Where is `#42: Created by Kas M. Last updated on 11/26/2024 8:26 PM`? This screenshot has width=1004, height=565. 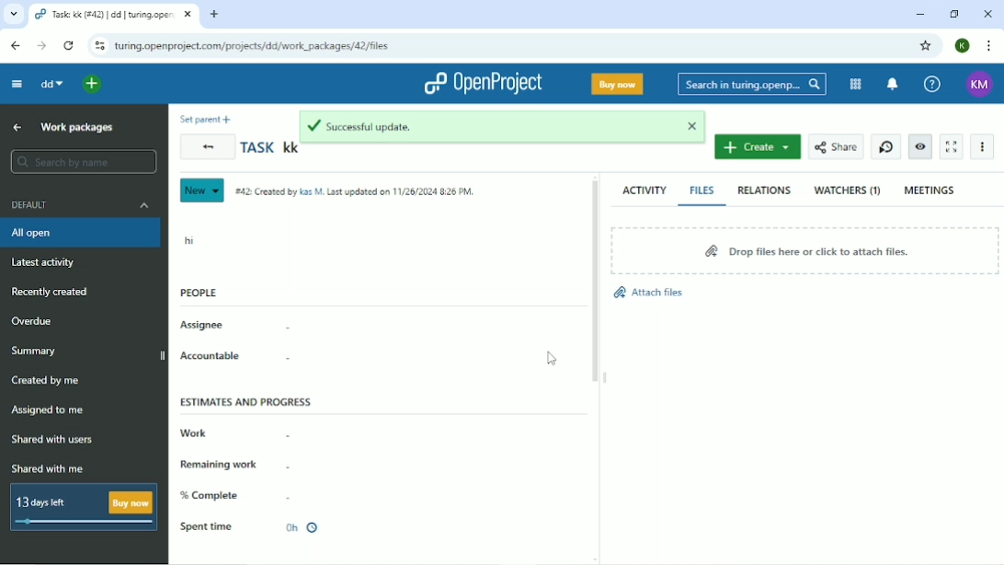
#42: Created by Kas M. Last updated on 11/26/2024 8:26 PM is located at coordinates (357, 191).